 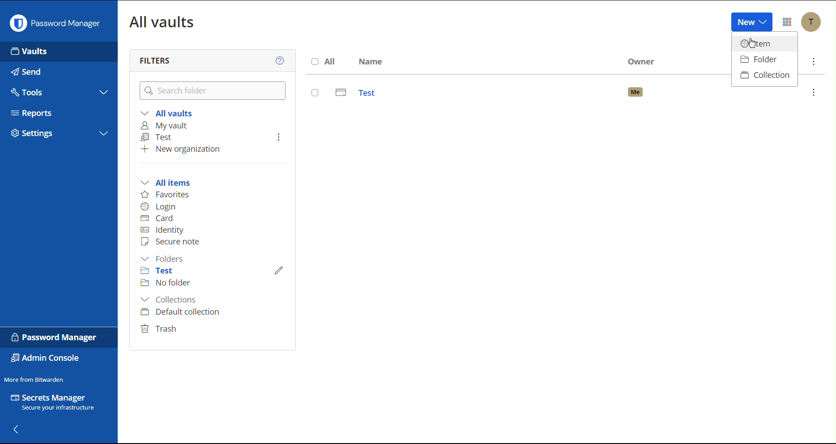 What do you see at coordinates (566, 94) in the screenshot?
I see `Test` at bounding box center [566, 94].